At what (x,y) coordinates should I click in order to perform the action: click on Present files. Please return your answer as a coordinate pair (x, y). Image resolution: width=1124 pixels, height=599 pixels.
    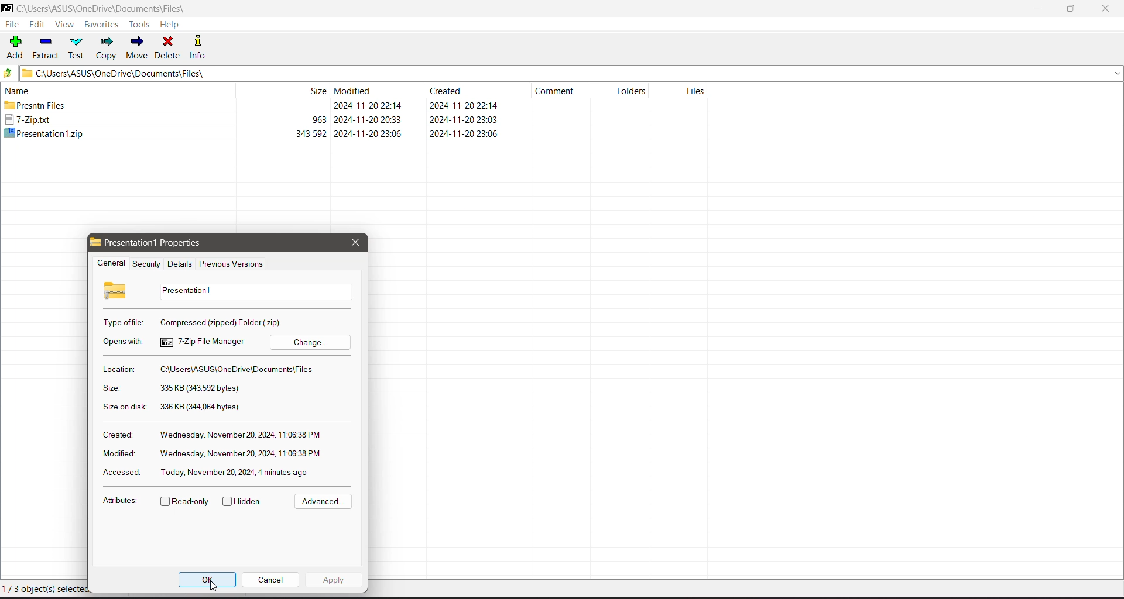
    Looking at the image, I should click on (255, 106).